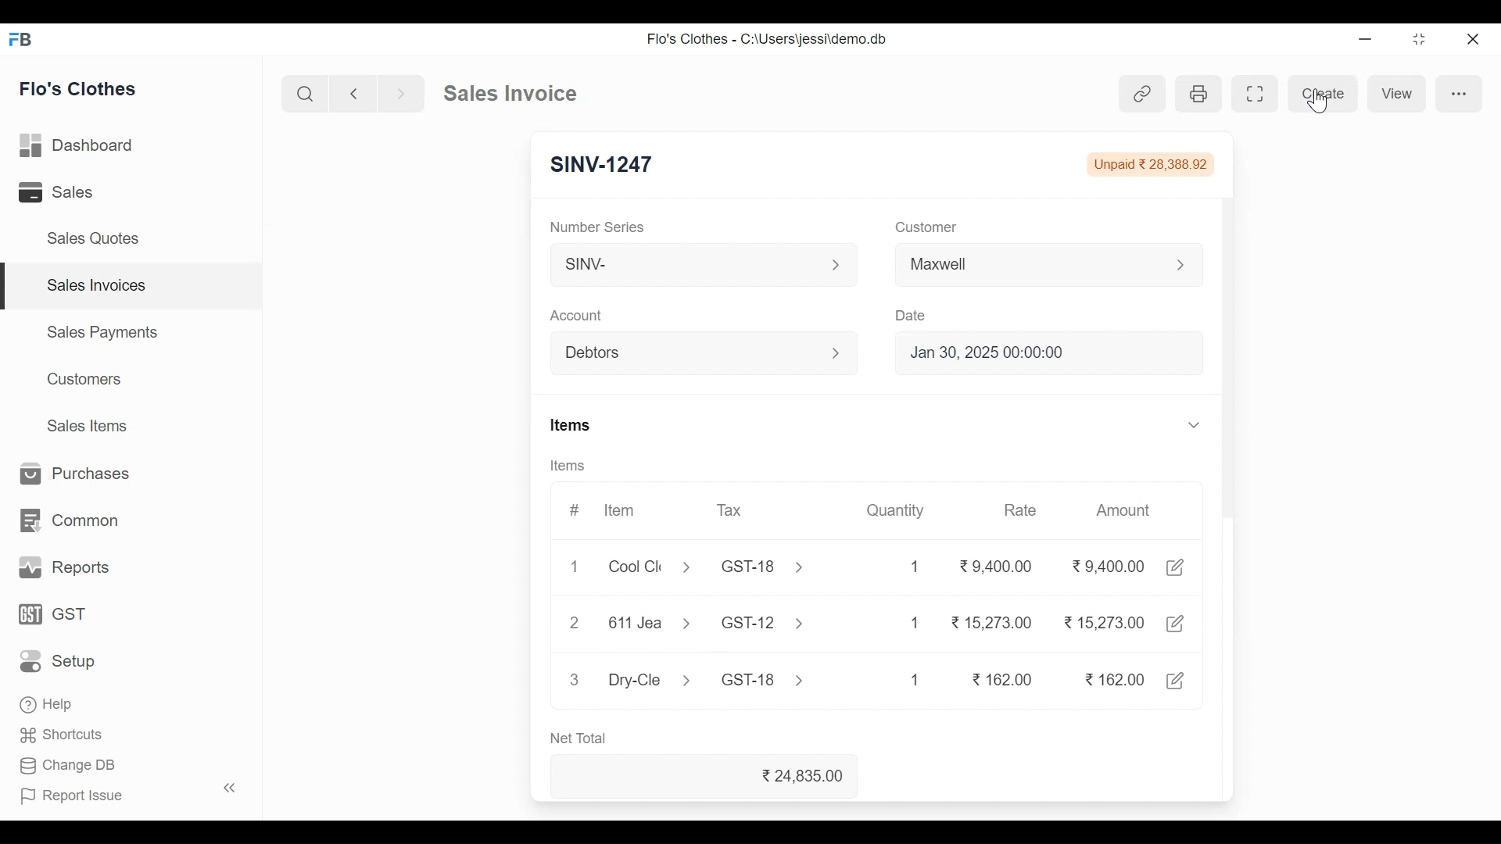  I want to click on 162.00, so click(1112, 678).